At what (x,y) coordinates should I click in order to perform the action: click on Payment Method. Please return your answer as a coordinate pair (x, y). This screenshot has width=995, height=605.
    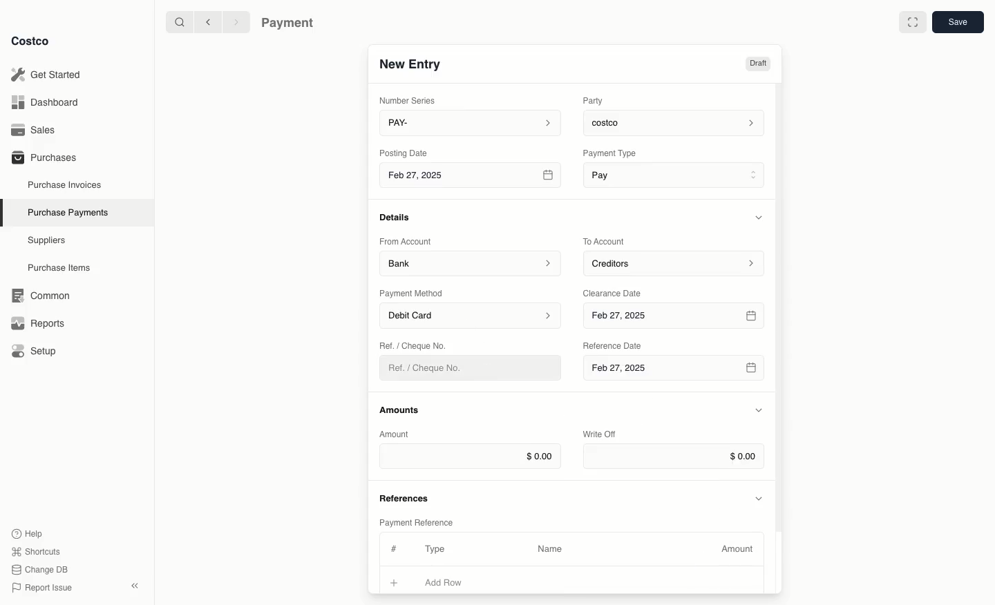
    Looking at the image, I should click on (413, 293).